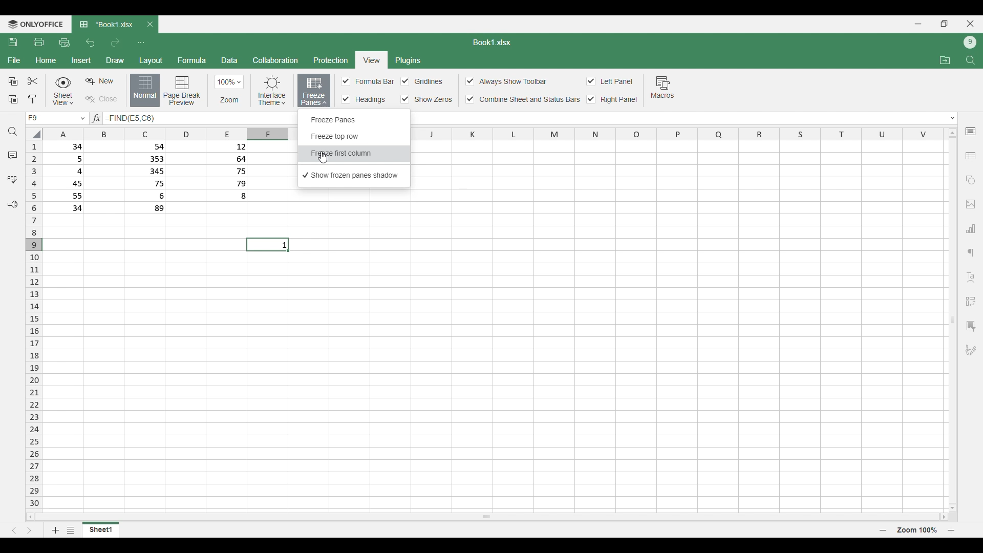  I want to click on Protection menu, so click(330, 60).